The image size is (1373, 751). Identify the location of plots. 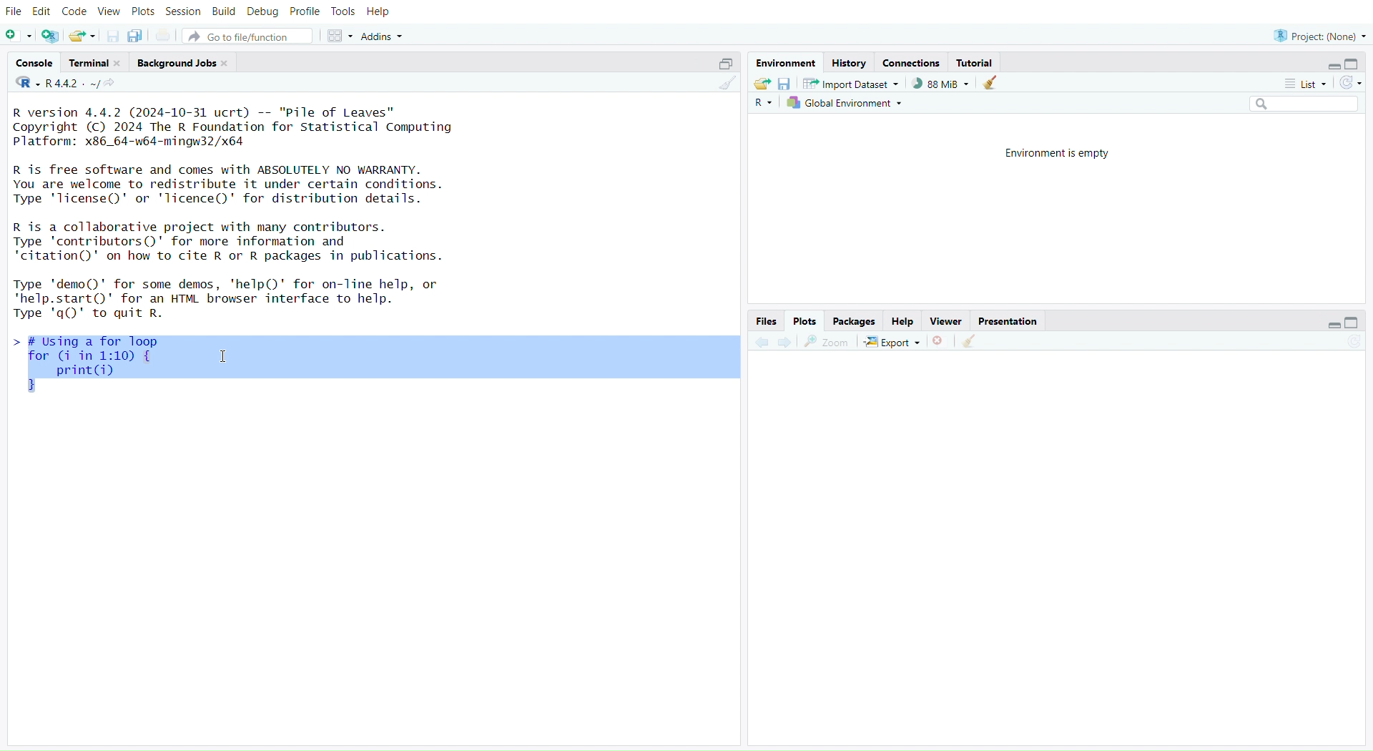
(144, 11).